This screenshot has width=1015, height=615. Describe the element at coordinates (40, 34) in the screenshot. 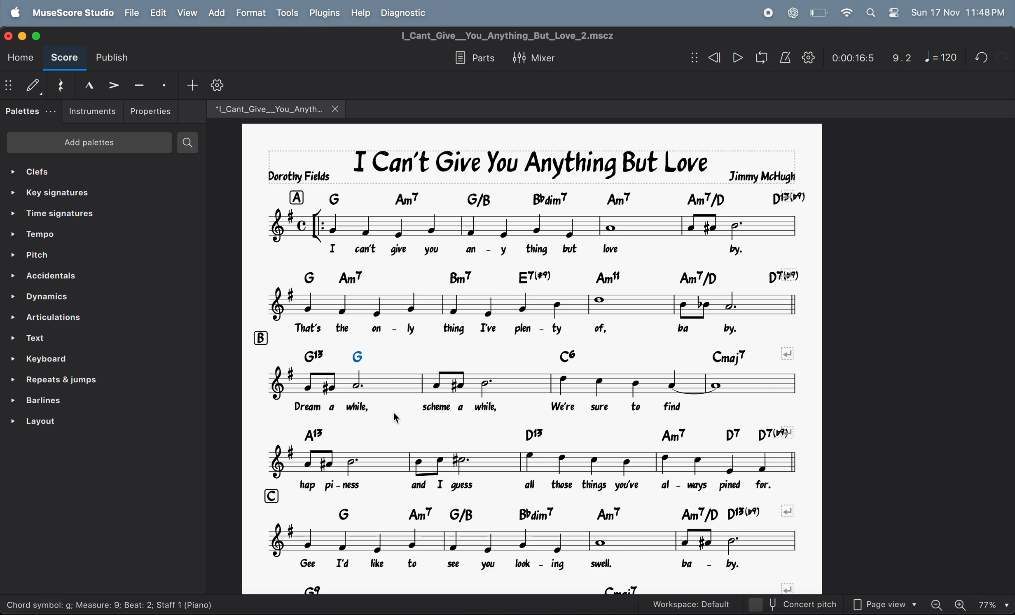

I see `maximize` at that location.